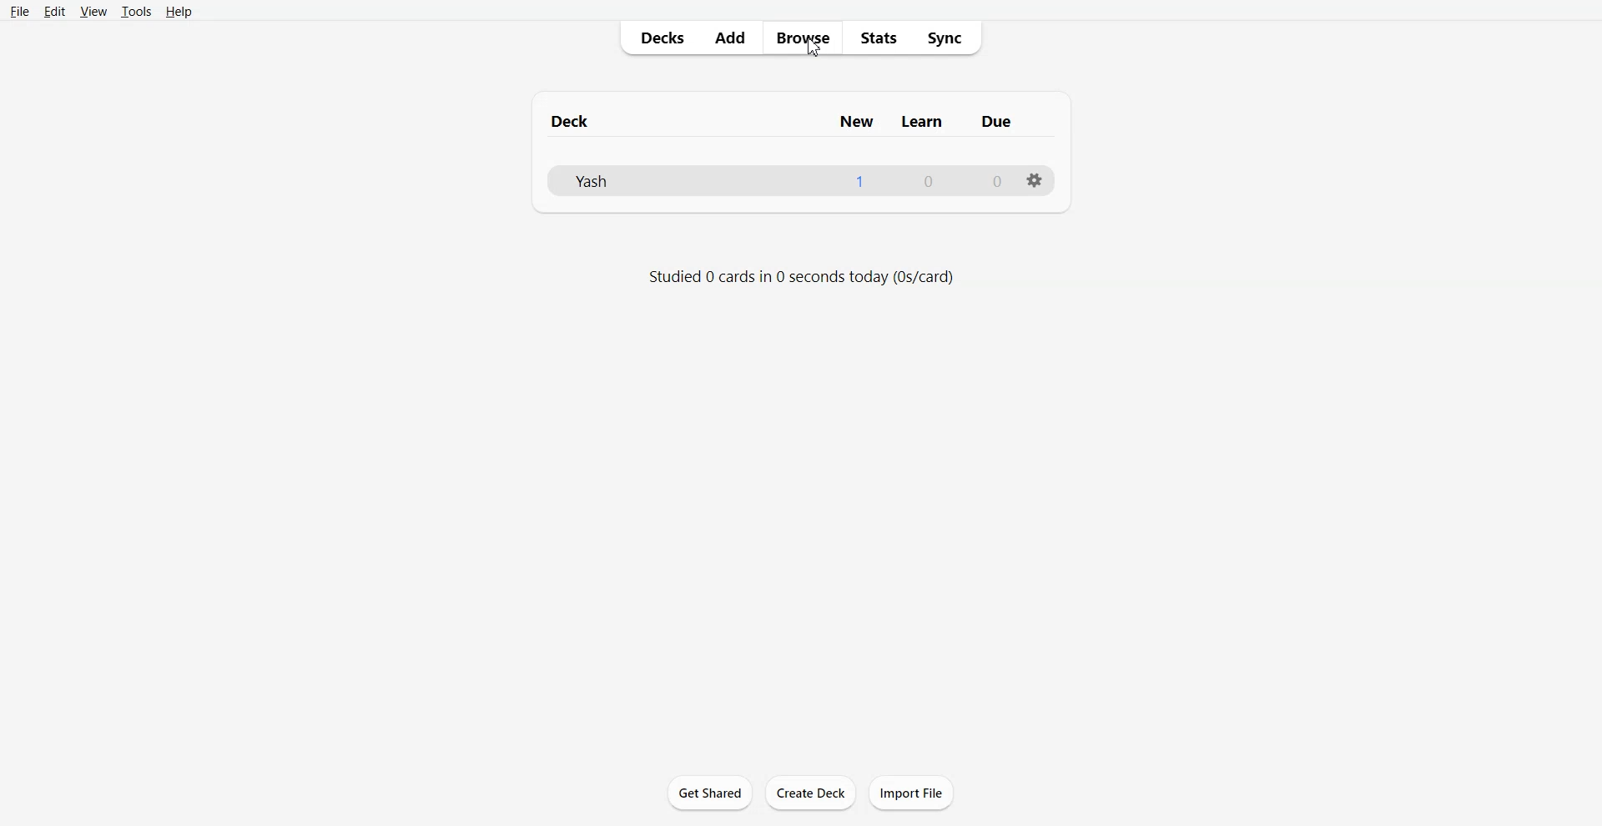  I want to click on Help, so click(179, 10).